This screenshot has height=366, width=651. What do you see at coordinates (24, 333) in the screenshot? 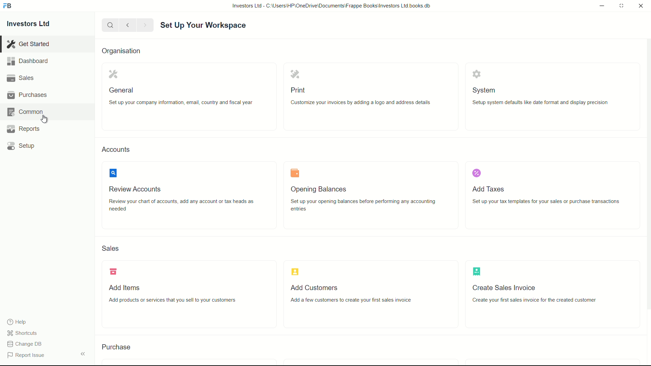
I see `shortcuts` at bounding box center [24, 333].